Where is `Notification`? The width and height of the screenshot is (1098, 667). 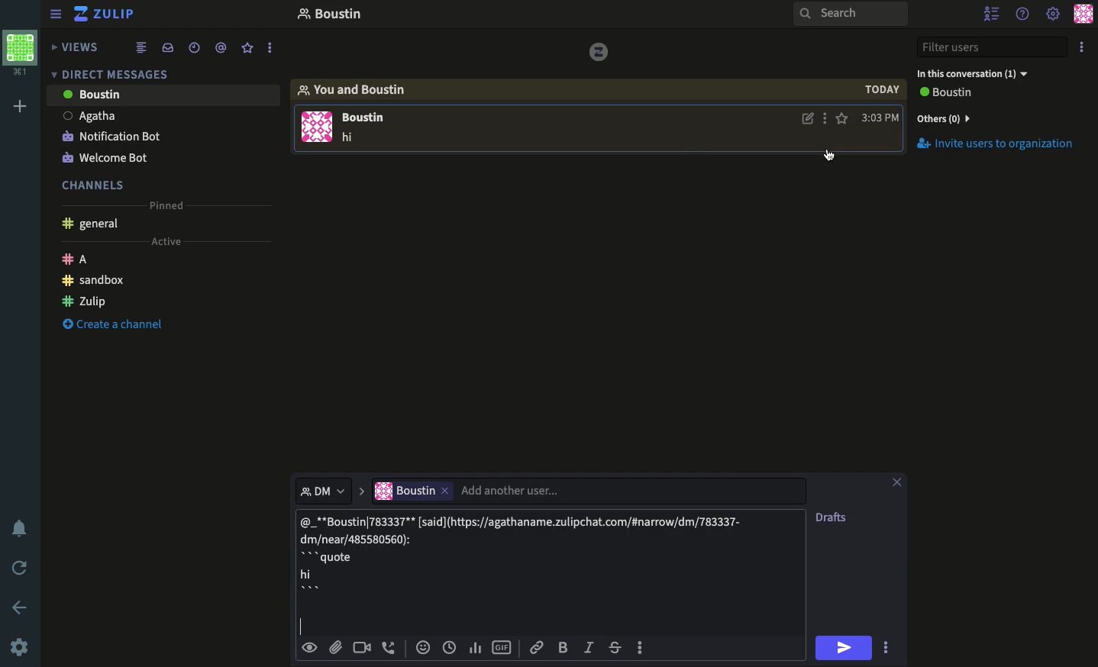
Notification is located at coordinates (20, 529).